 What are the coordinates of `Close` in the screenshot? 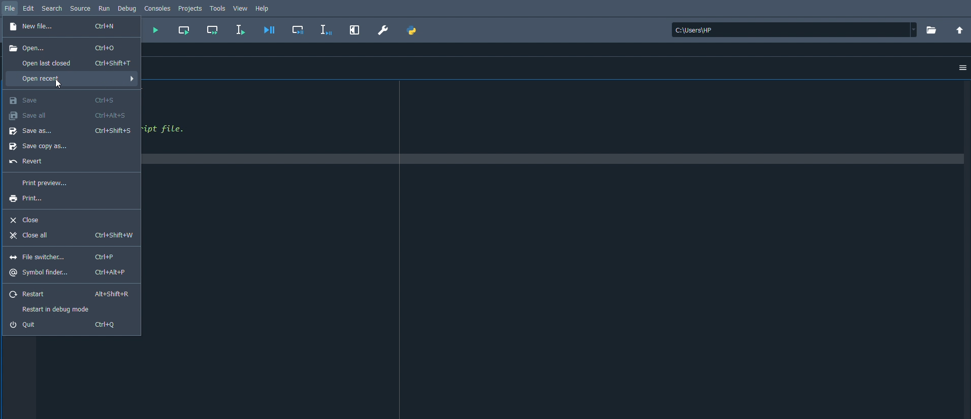 It's located at (26, 219).